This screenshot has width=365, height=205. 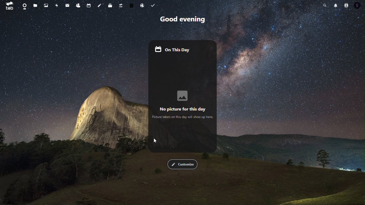 What do you see at coordinates (68, 5) in the screenshot?
I see `mail` at bounding box center [68, 5].